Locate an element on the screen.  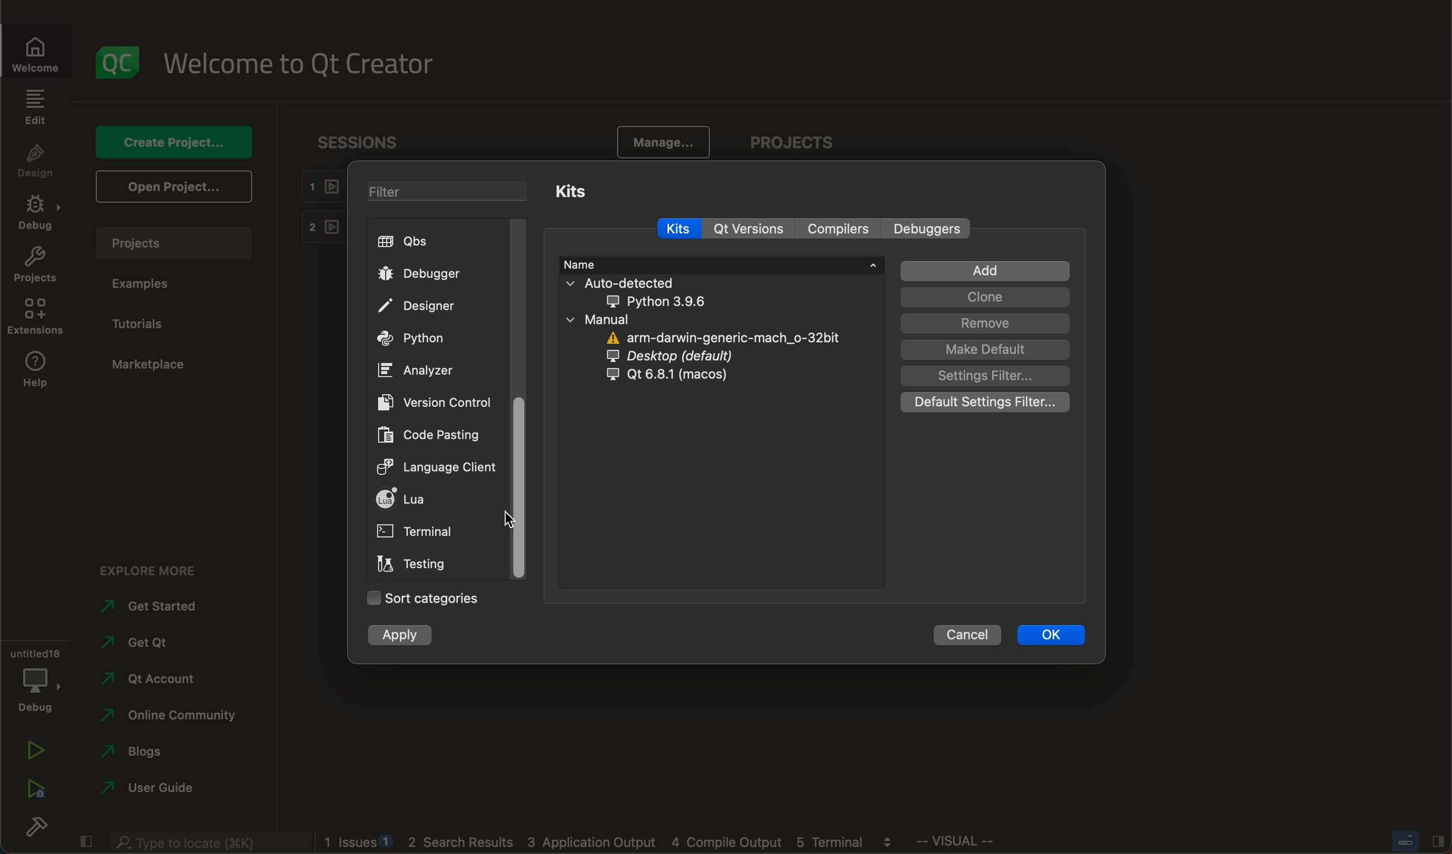
lua is located at coordinates (436, 498).